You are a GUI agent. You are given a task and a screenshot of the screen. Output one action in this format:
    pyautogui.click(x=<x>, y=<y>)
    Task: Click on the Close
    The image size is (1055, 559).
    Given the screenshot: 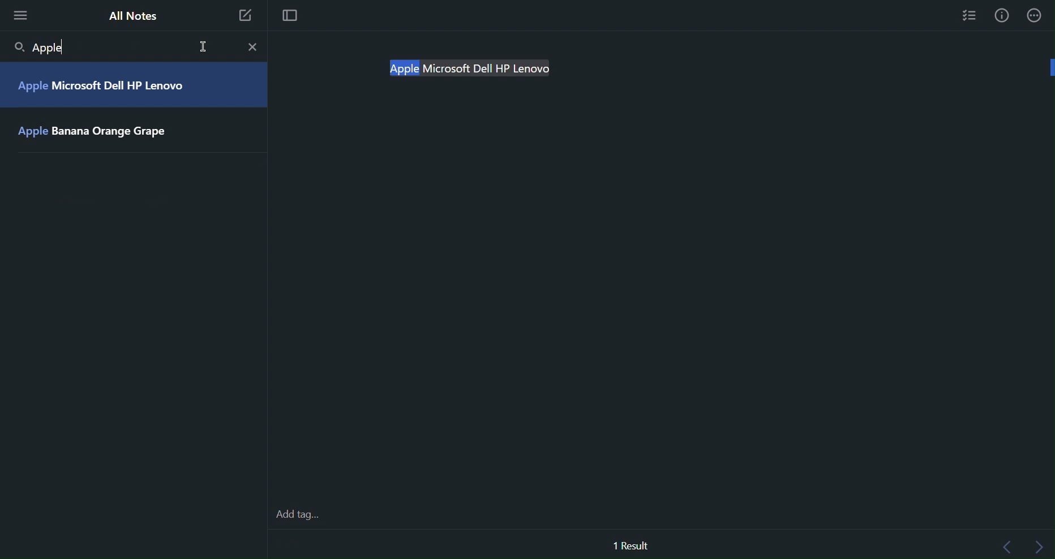 What is the action you would take?
    pyautogui.click(x=251, y=49)
    